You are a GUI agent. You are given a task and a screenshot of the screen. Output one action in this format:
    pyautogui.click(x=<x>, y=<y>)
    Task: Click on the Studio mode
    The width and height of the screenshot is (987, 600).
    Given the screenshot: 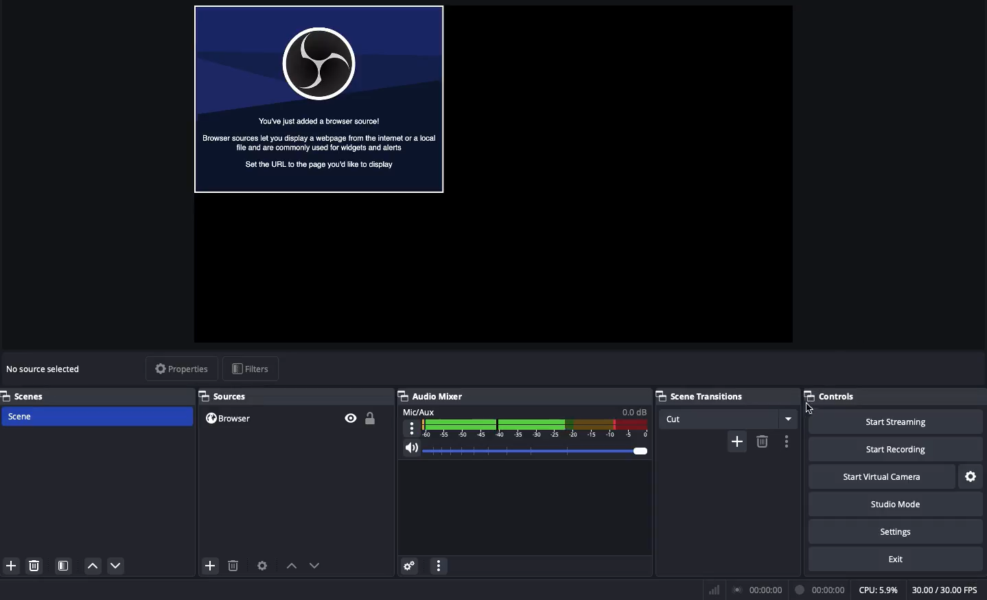 What is the action you would take?
    pyautogui.click(x=892, y=504)
    